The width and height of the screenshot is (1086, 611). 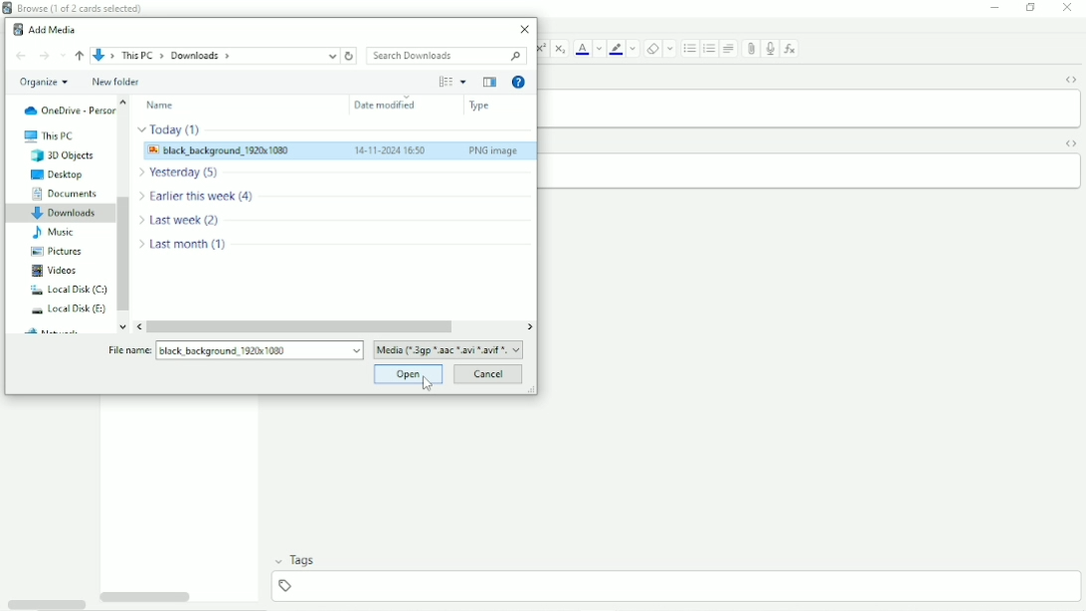 What do you see at coordinates (651, 50) in the screenshot?
I see `Remove formatting` at bounding box center [651, 50].